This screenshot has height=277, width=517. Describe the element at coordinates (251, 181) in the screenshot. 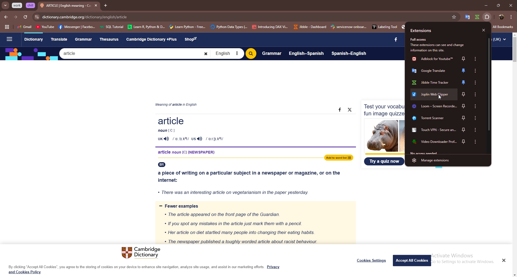

I see `a piece of writing on a particular subject in a newspaper or magazine, or on the
internet:
« There was an interesting article on vegetarianism in the paper yesterday.` at that location.